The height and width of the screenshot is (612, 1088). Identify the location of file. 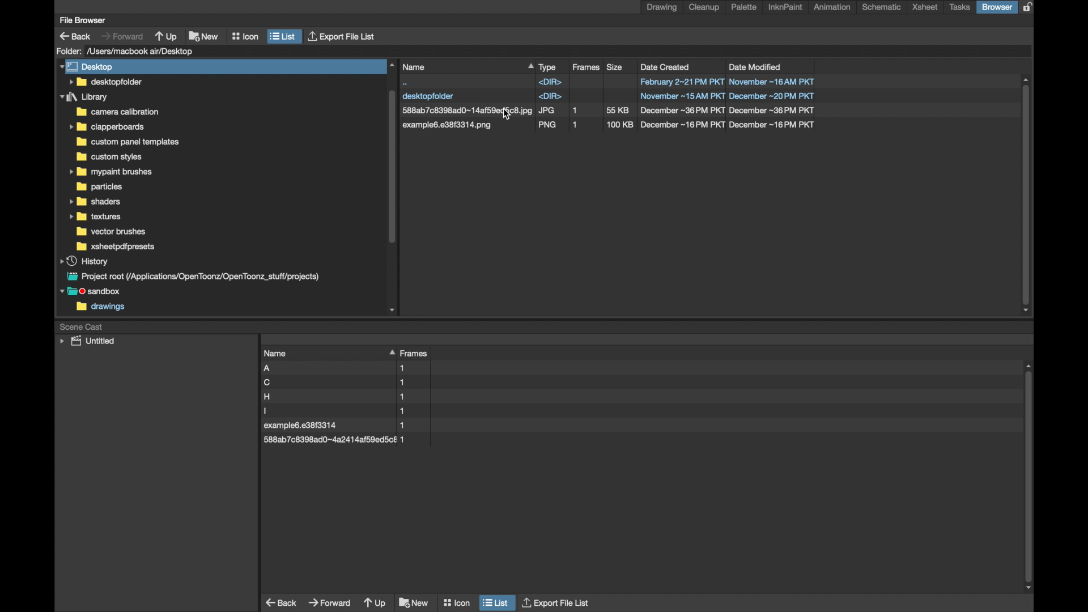
(335, 382).